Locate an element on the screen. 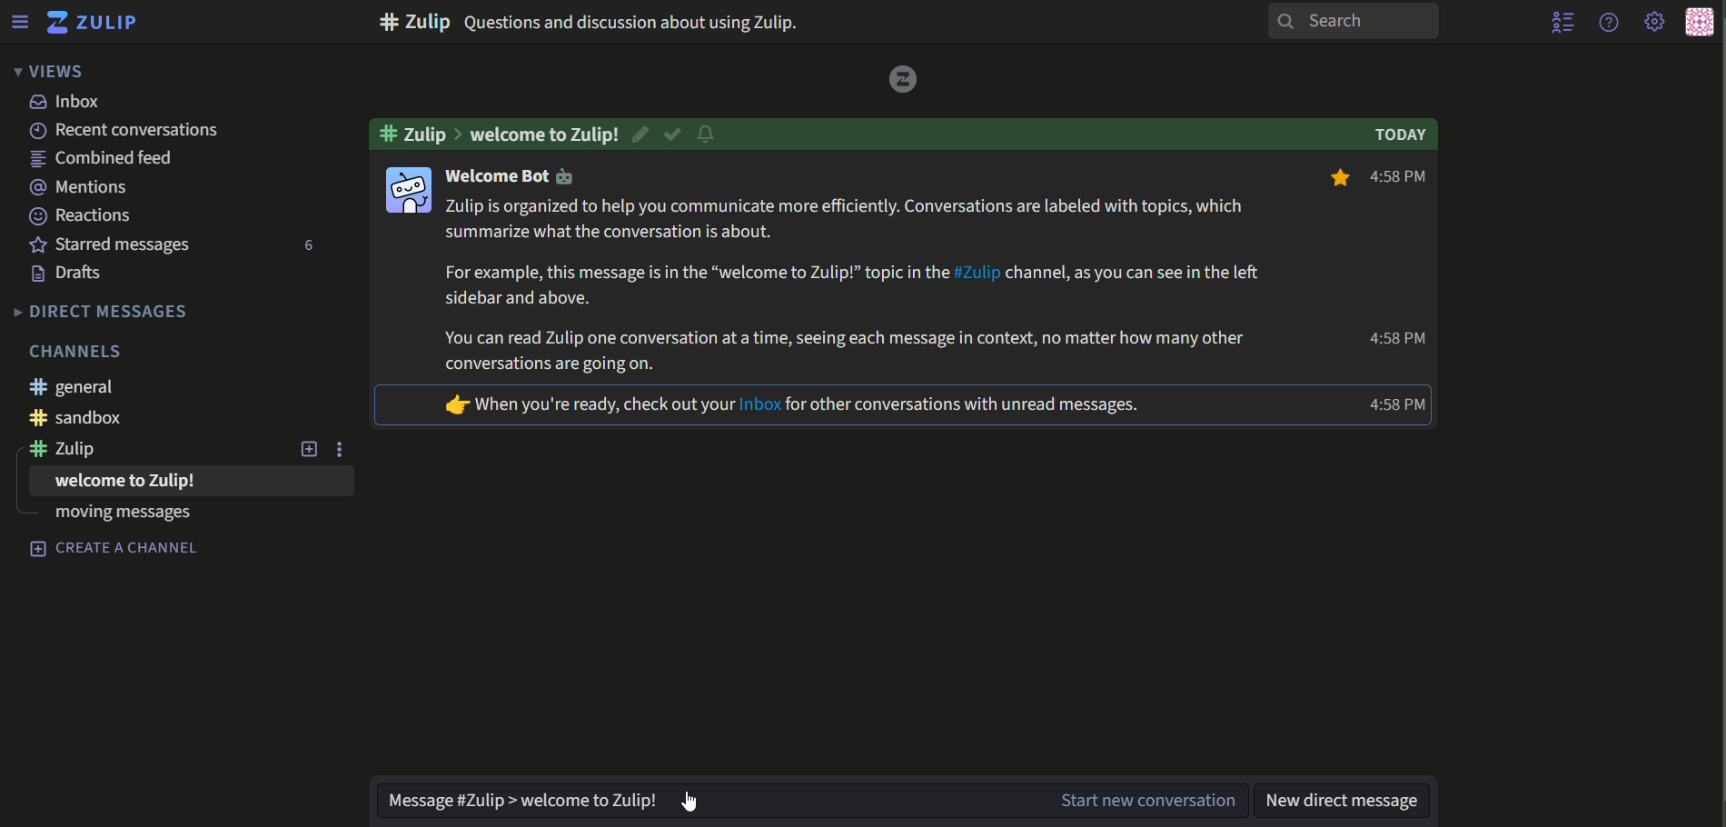 This screenshot has height=827, width=1726. text is located at coordinates (111, 160).